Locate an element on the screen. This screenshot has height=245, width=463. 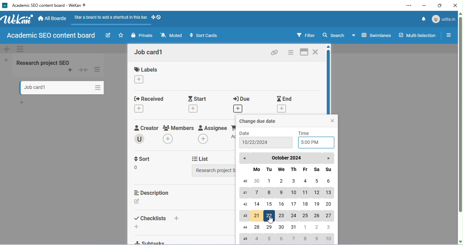
change due date is located at coordinates (258, 121).